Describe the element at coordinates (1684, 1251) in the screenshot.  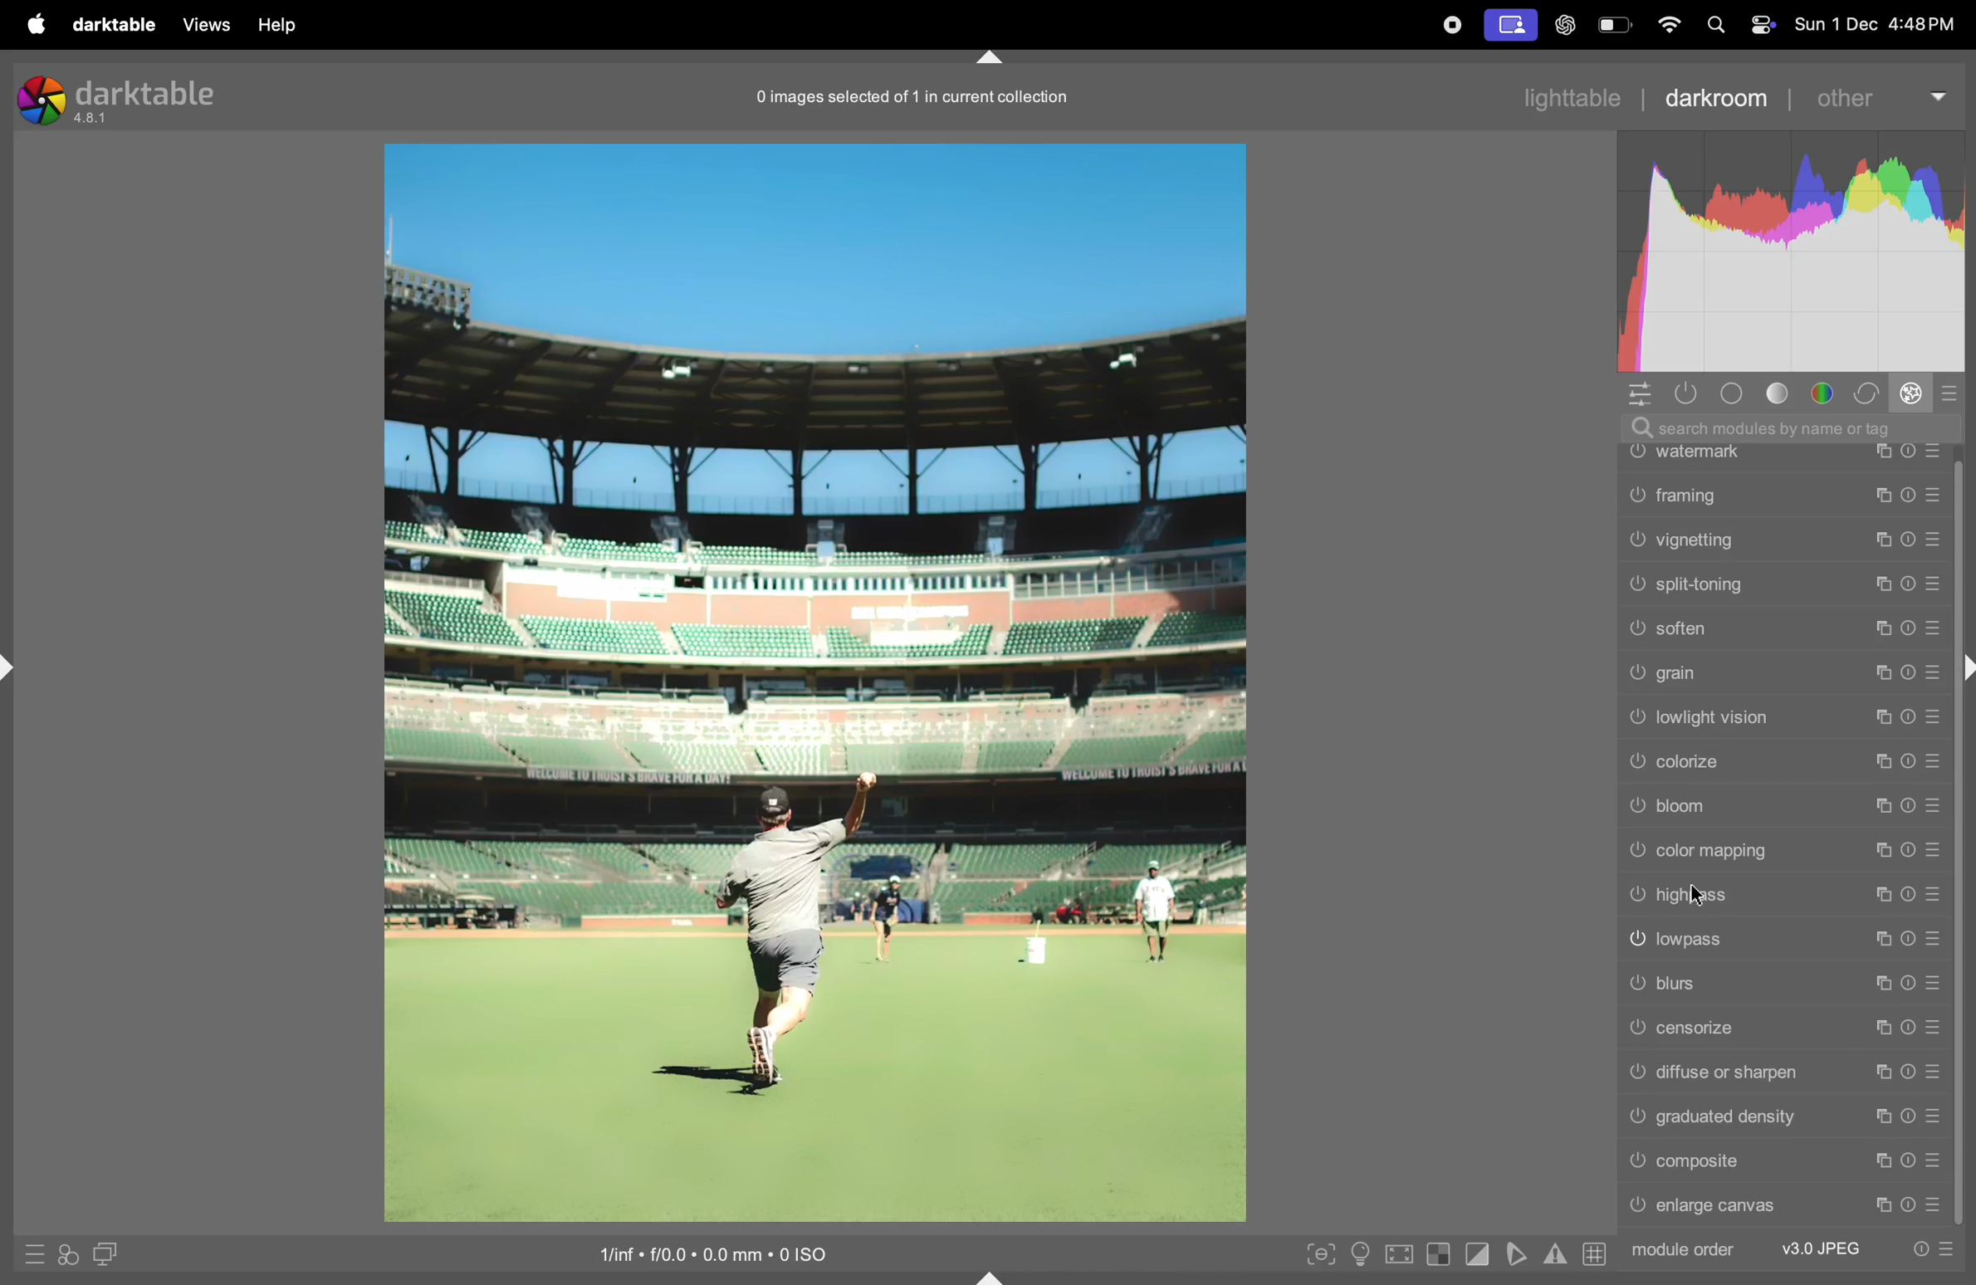
I see `module order` at that location.